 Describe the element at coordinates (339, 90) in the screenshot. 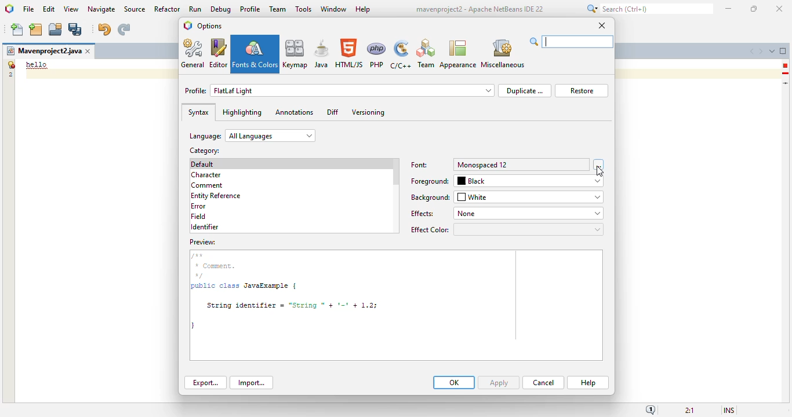

I see `profile: FlatLaf light` at that location.